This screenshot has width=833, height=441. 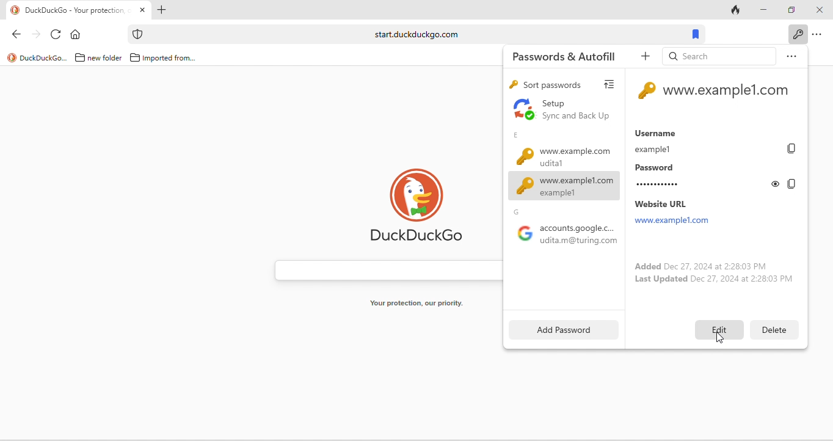 I want to click on cursor, so click(x=720, y=339).